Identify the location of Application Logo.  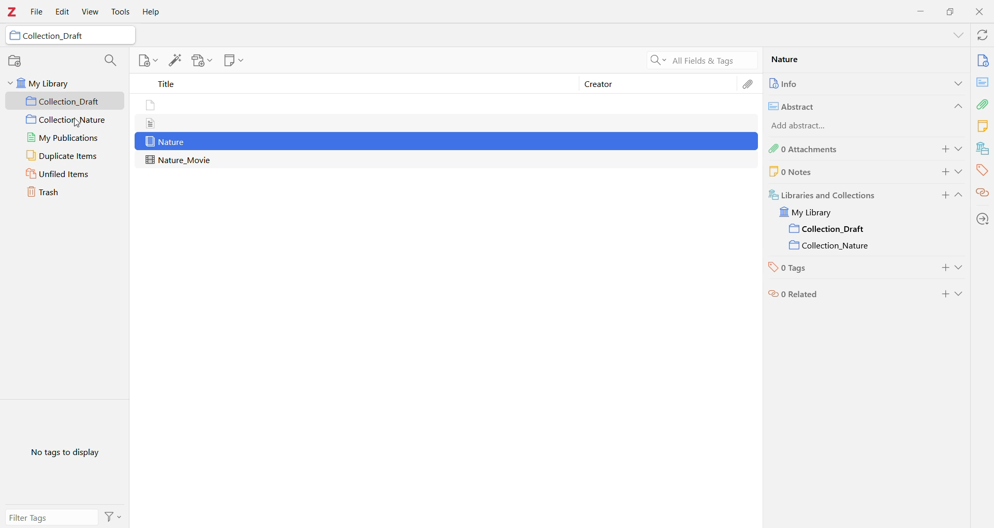
(12, 12).